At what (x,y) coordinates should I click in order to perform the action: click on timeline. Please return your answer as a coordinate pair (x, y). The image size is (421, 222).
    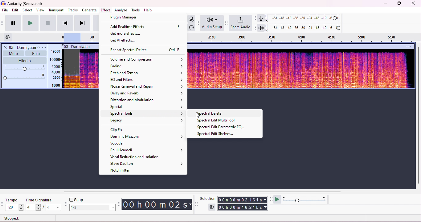
    Looking at the image, I should click on (305, 38).